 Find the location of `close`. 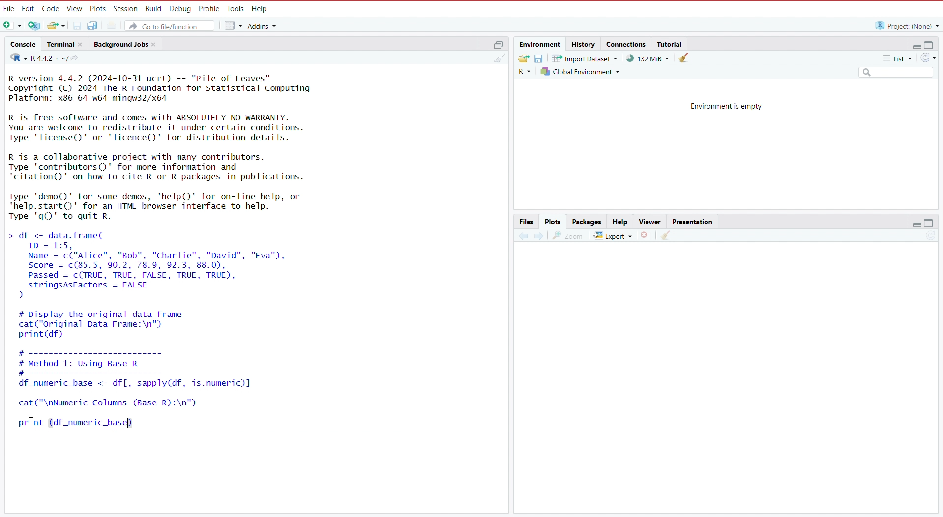

close is located at coordinates (82, 44).